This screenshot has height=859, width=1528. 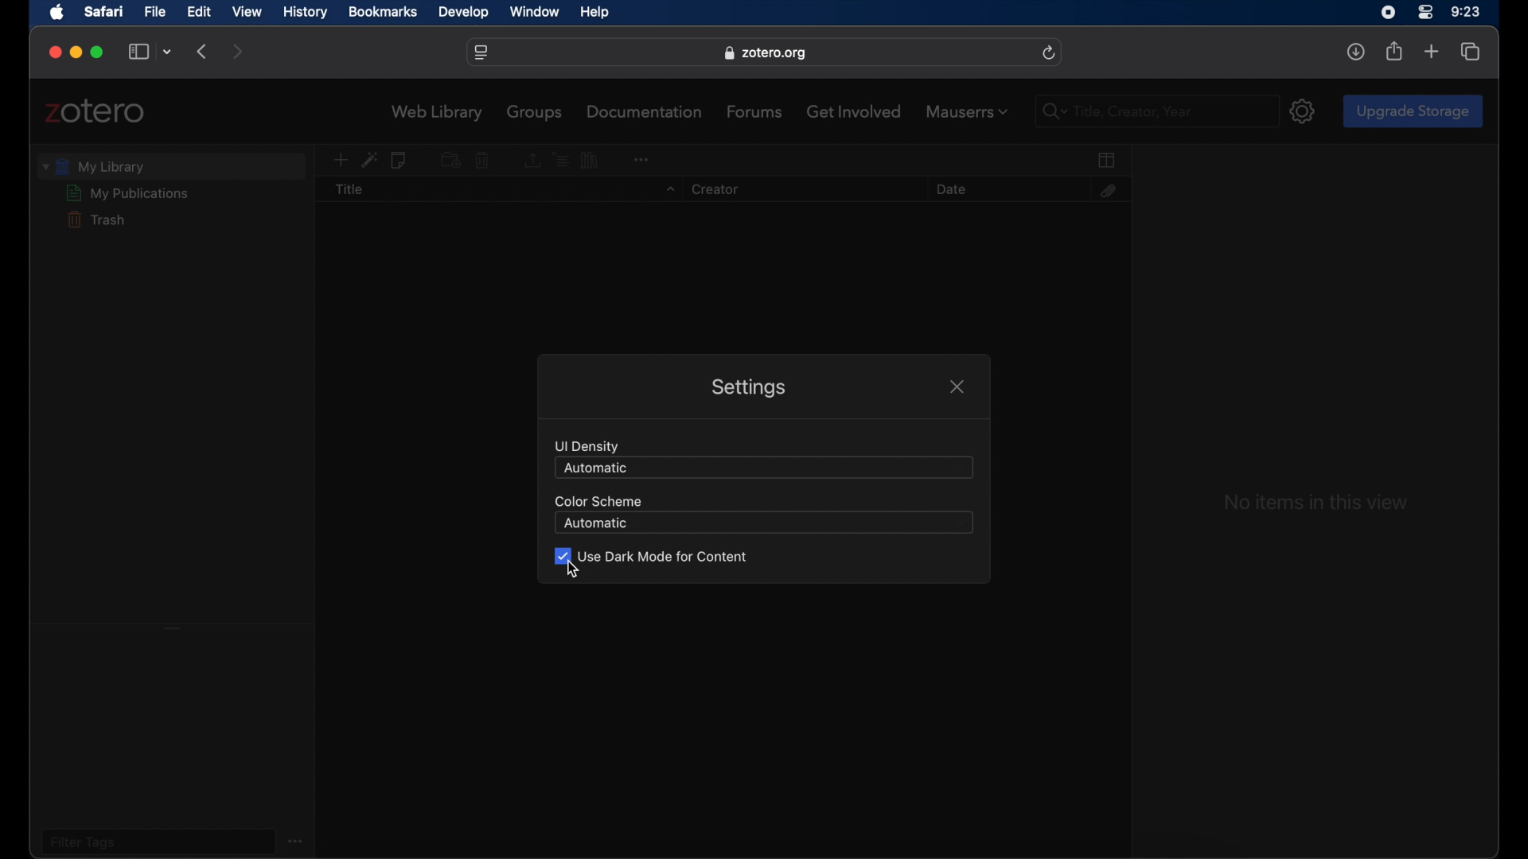 What do you see at coordinates (58, 13) in the screenshot?
I see `apple icon` at bounding box center [58, 13].